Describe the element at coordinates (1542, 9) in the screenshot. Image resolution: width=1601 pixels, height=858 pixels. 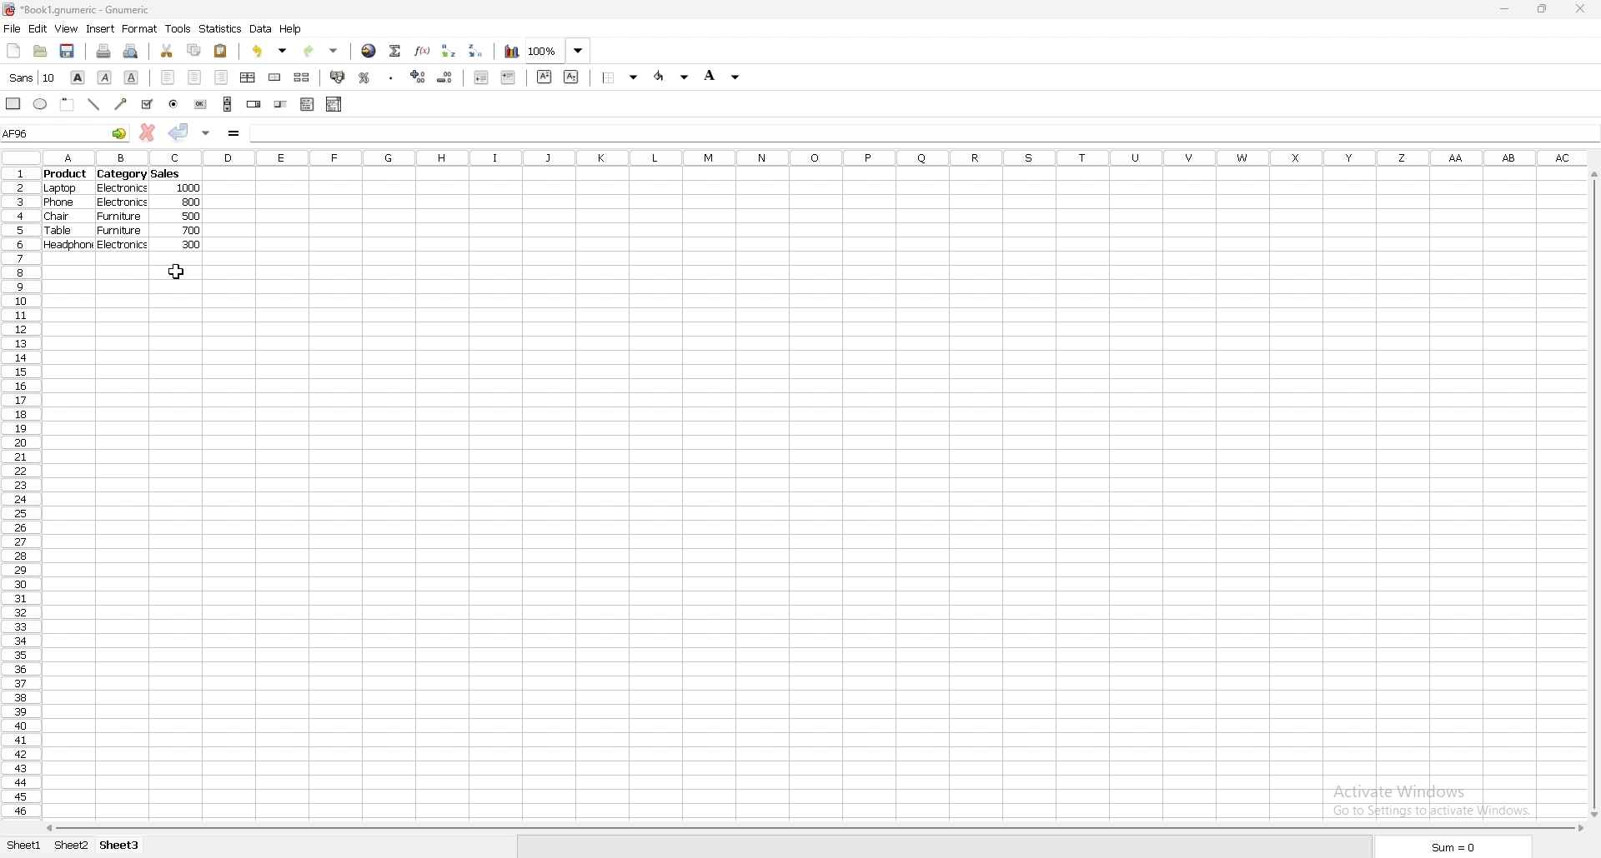
I see `resize` at that location.